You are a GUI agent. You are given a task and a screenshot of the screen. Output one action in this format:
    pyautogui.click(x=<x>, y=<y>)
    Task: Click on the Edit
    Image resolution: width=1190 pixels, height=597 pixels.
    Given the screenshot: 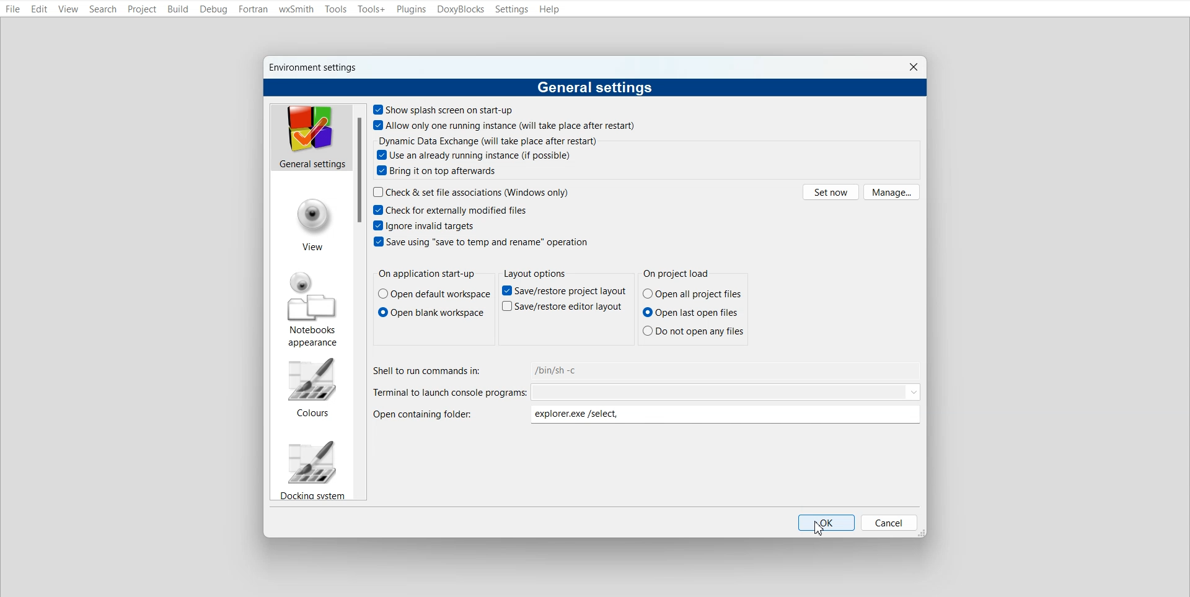 What is the action you would take?
    pyautogui.click(x=39, y=10)
    